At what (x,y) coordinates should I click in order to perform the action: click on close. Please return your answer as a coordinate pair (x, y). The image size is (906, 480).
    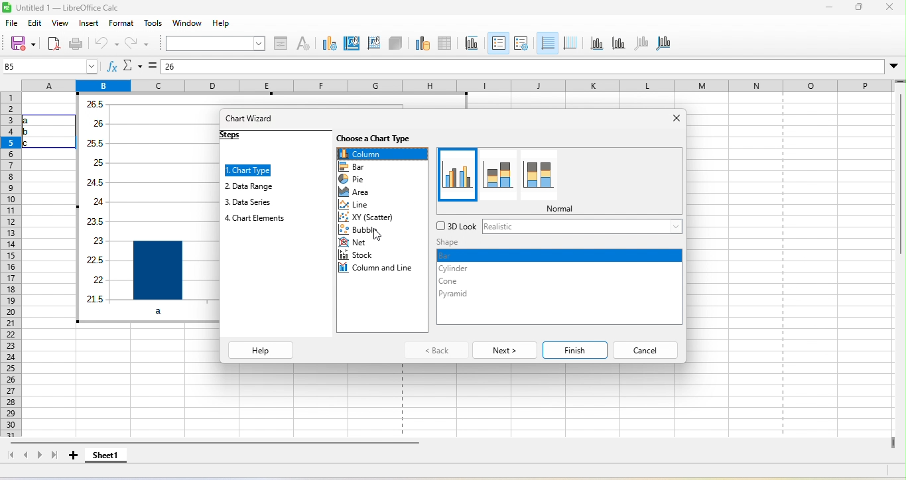
    Looking at the image, I should click on (675, 124).